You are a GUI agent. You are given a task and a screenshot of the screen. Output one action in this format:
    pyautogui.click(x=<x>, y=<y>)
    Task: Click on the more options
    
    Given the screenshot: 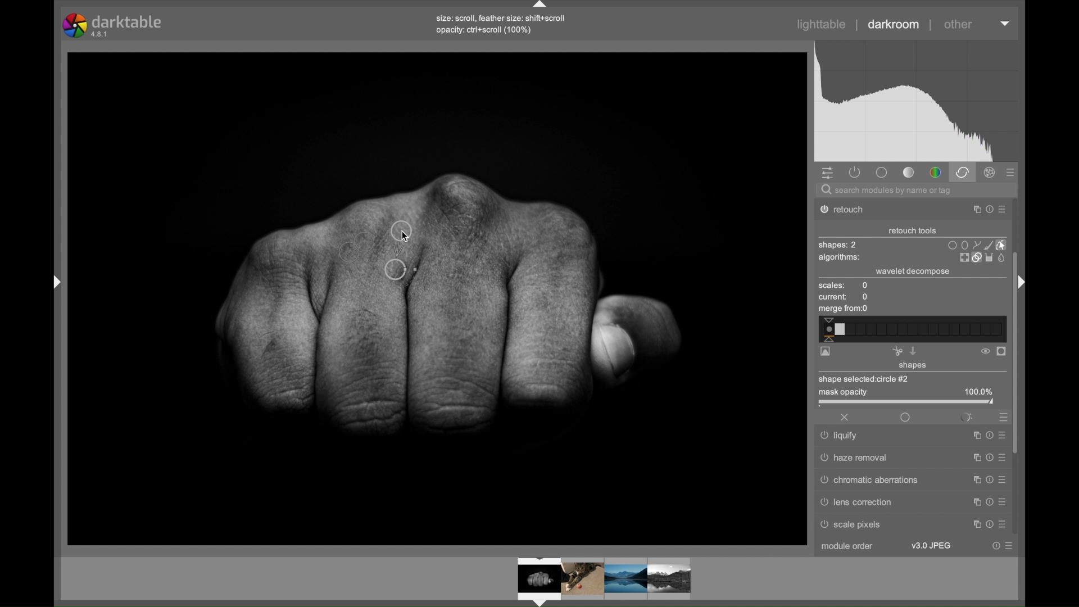 What is the action you would take?
    pyautogui.click(x=1002, y=434)
    